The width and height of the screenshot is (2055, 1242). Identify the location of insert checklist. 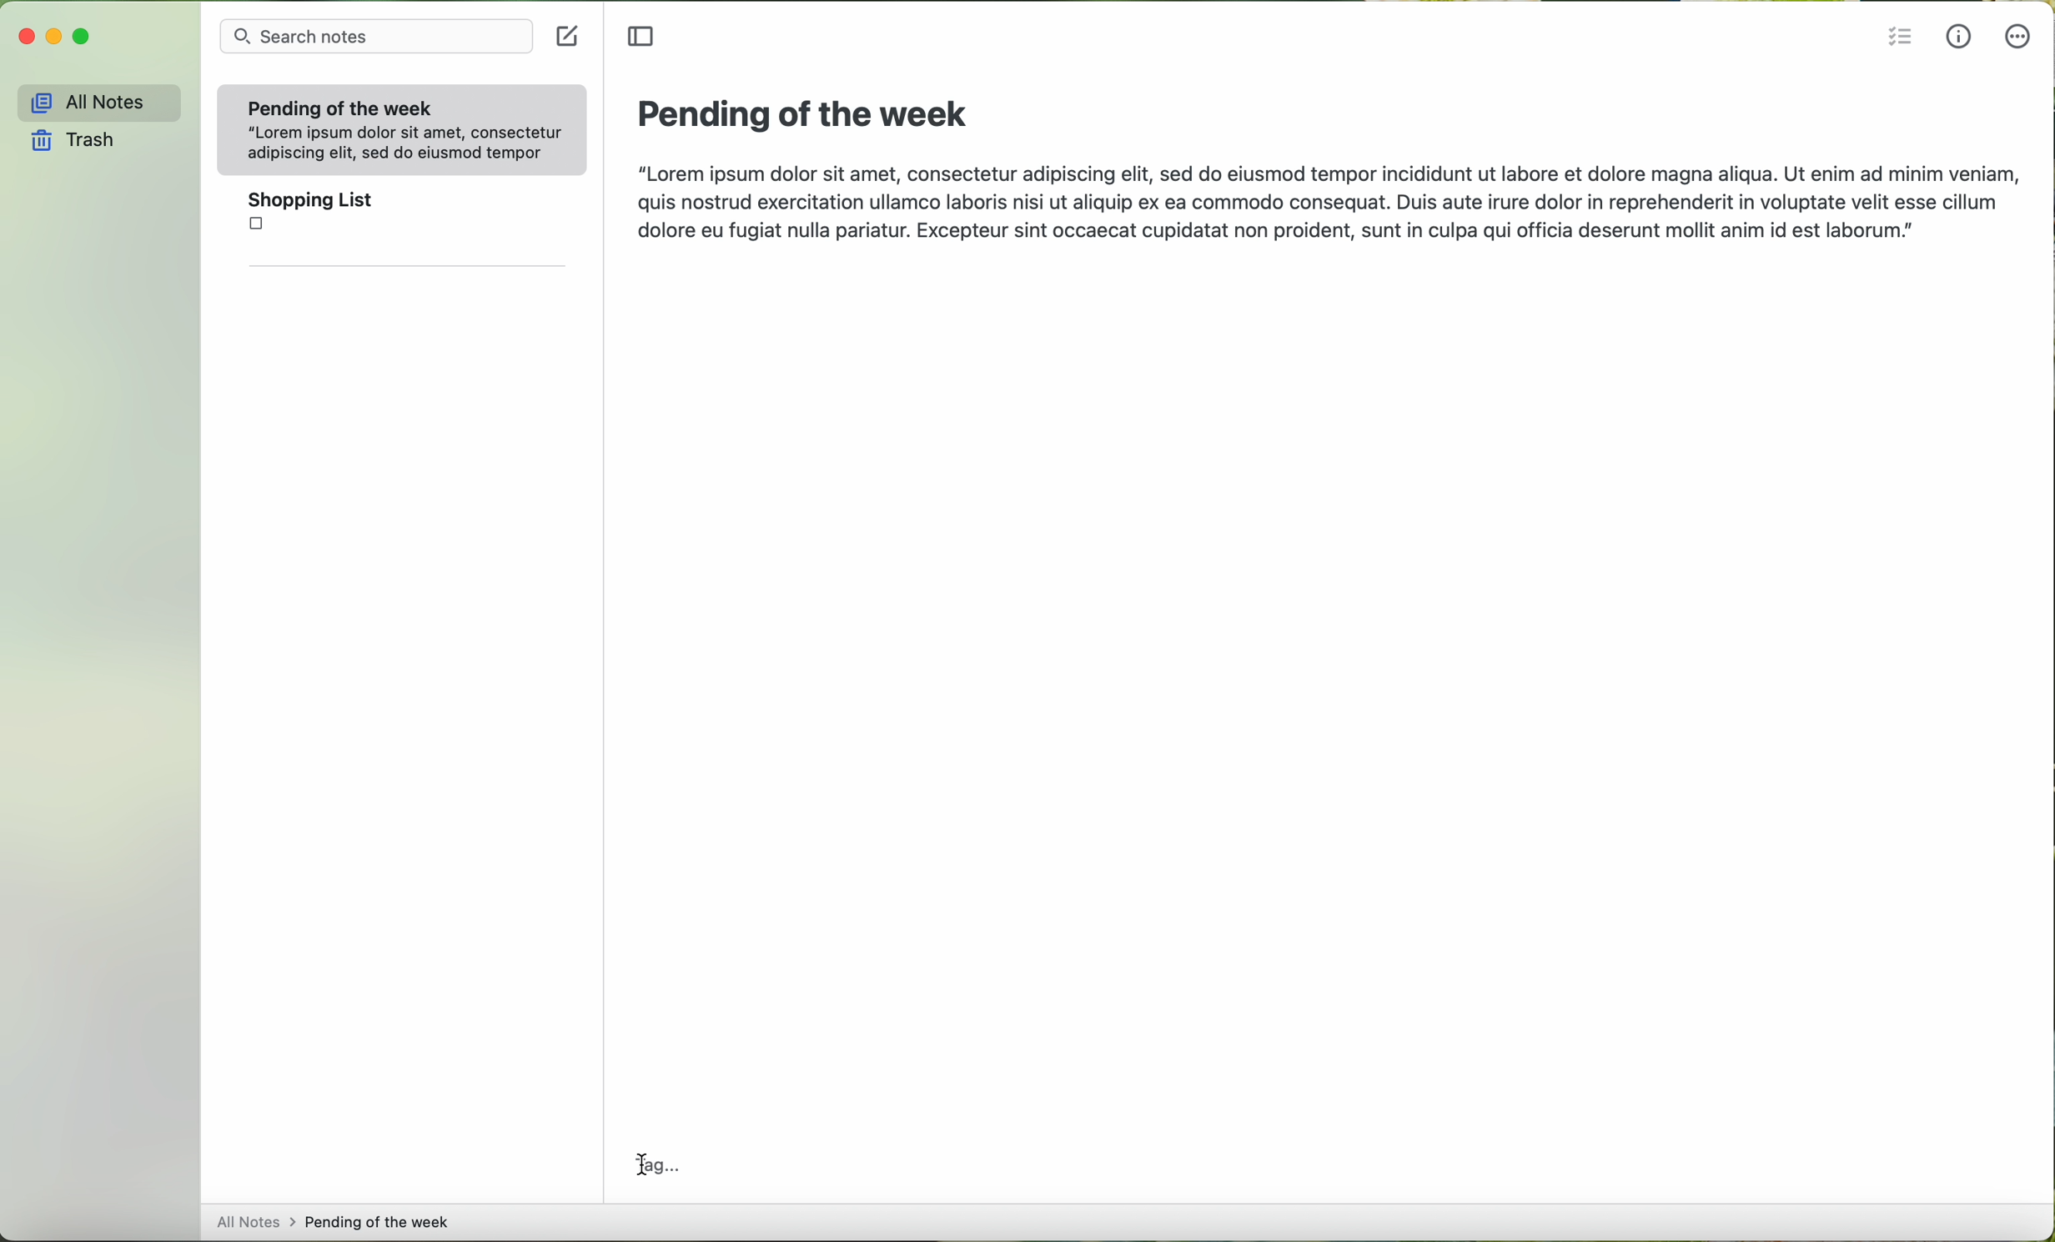
(1898, 38).